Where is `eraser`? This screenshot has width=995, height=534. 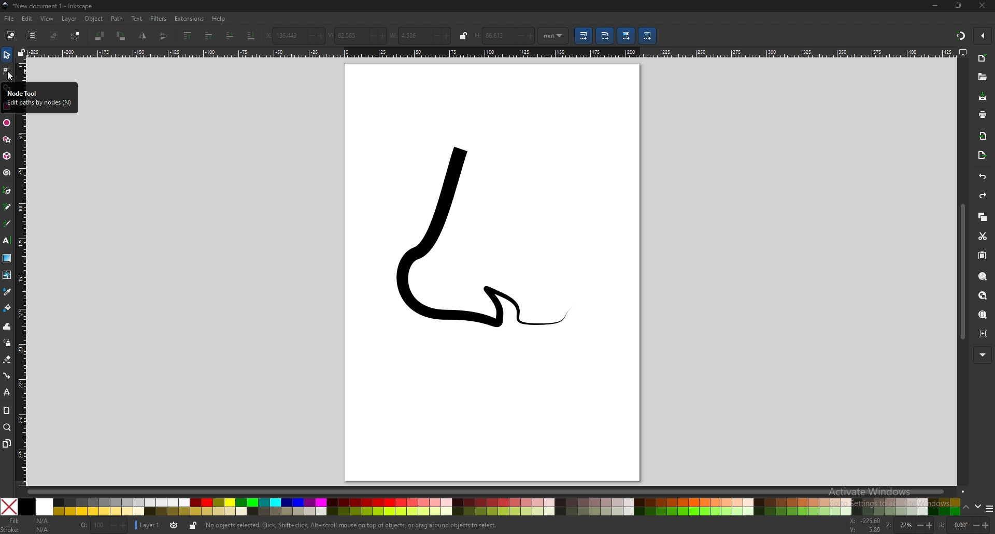 eraser is located at coordinates (8, 359).